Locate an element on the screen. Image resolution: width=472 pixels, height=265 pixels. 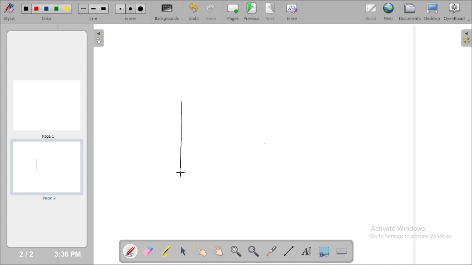
Color 4 is located at coordinates (56, 9).